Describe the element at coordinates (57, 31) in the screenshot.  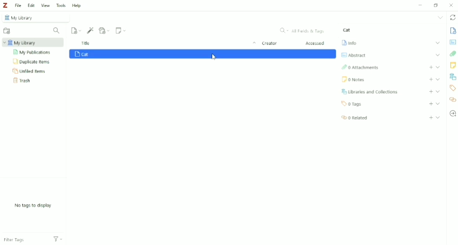
I see `Filter Collections` at that location.